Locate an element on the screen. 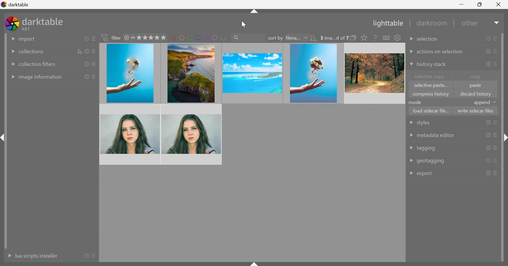 The height and width of the screenshot is (266, 508). define shortcuts is located at coordinates (387, 38).